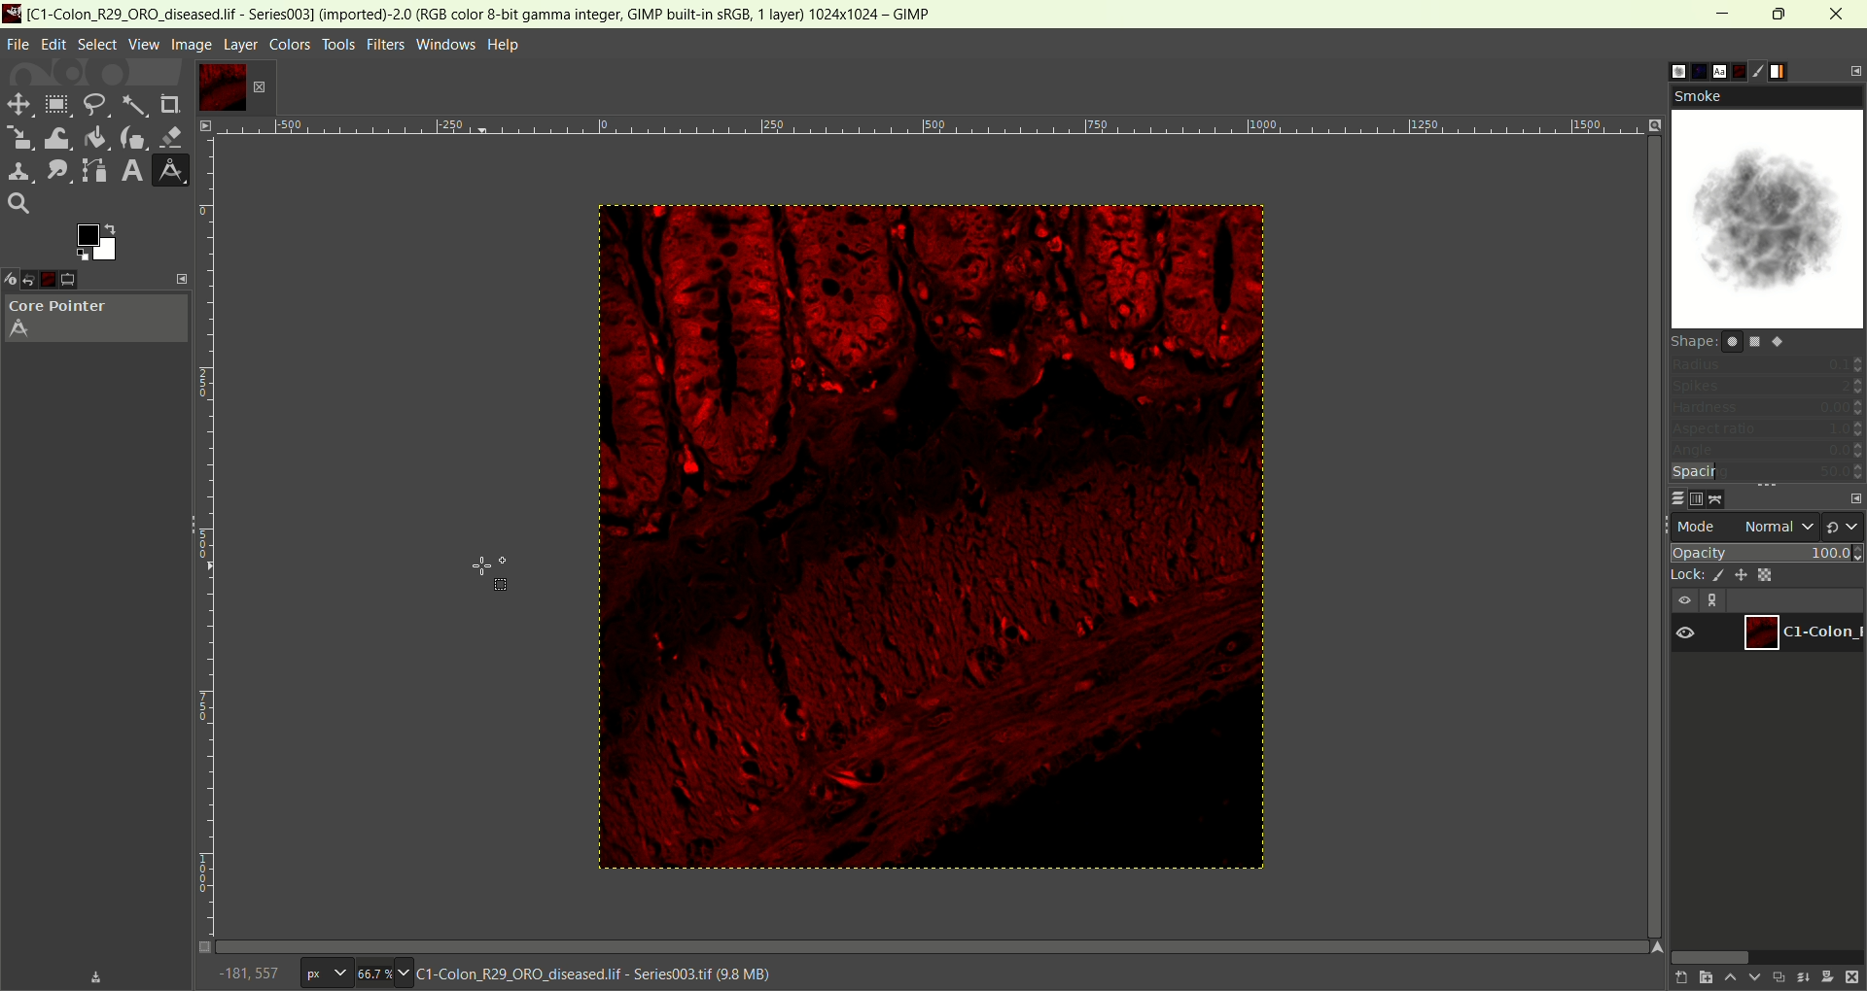 Image resolution: width=1867 pixels, height=991 pixels. I want to click on core pointer, so click(96, 321).